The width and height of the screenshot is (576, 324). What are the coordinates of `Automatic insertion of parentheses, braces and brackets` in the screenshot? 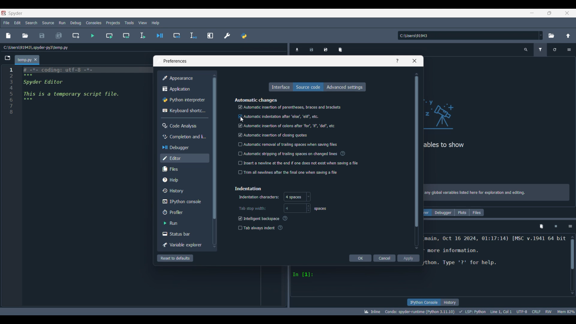 It's located at (289, 107).